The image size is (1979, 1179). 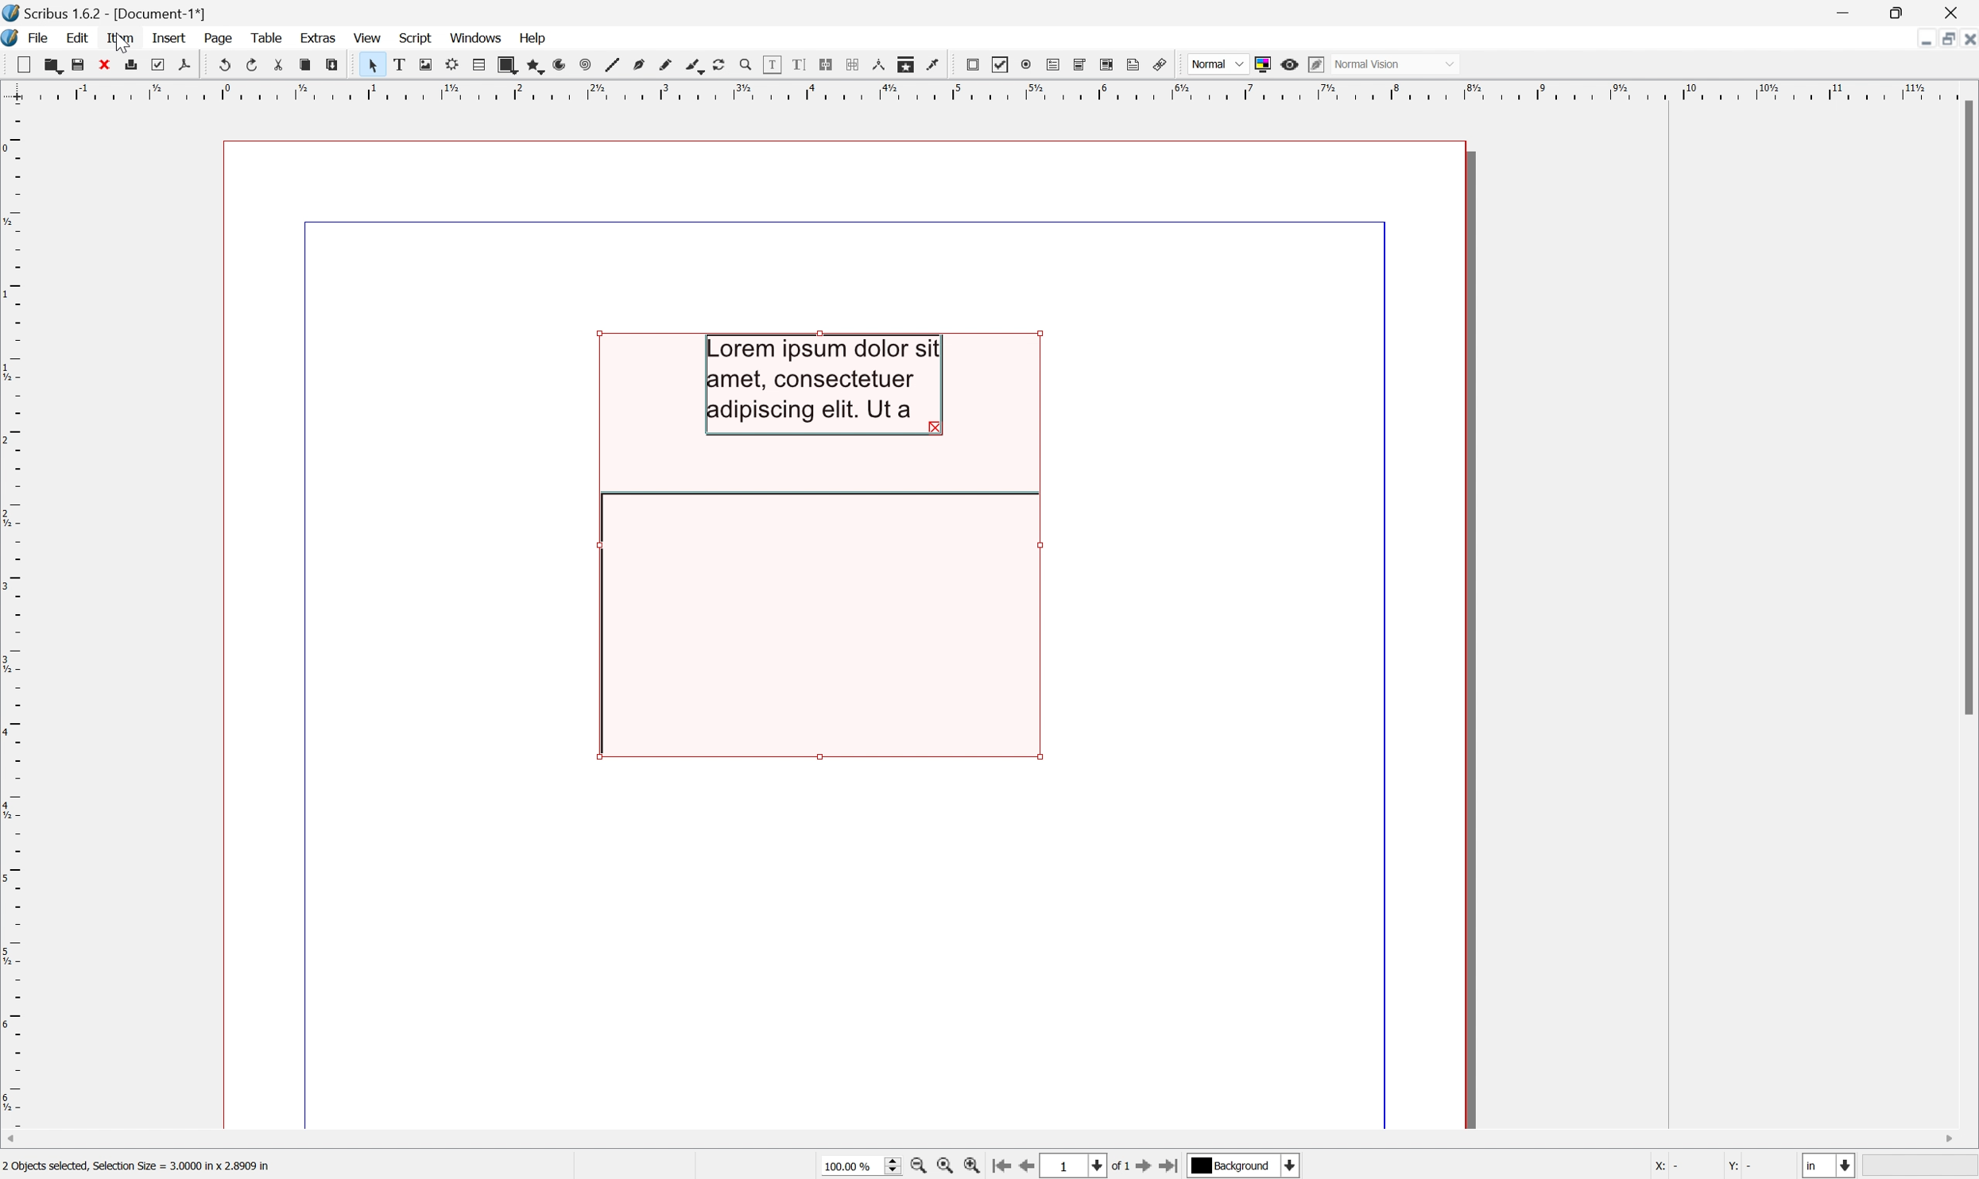 What do you see at coordinates (1258, 62) in the screenshot?
I see `Toggle color management system` at bounding box center [1258, 62].